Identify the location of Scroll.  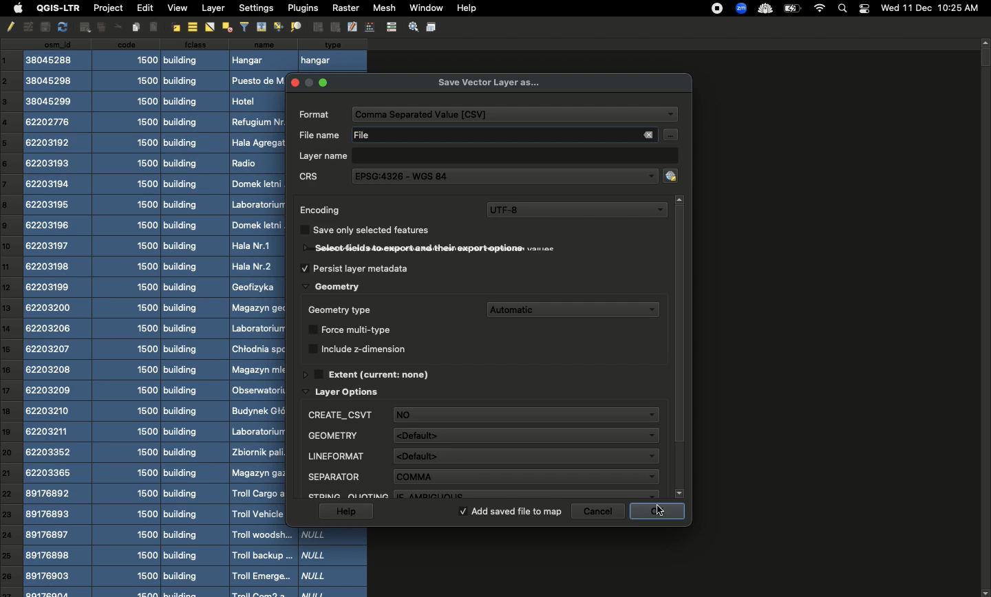
(985, 317).